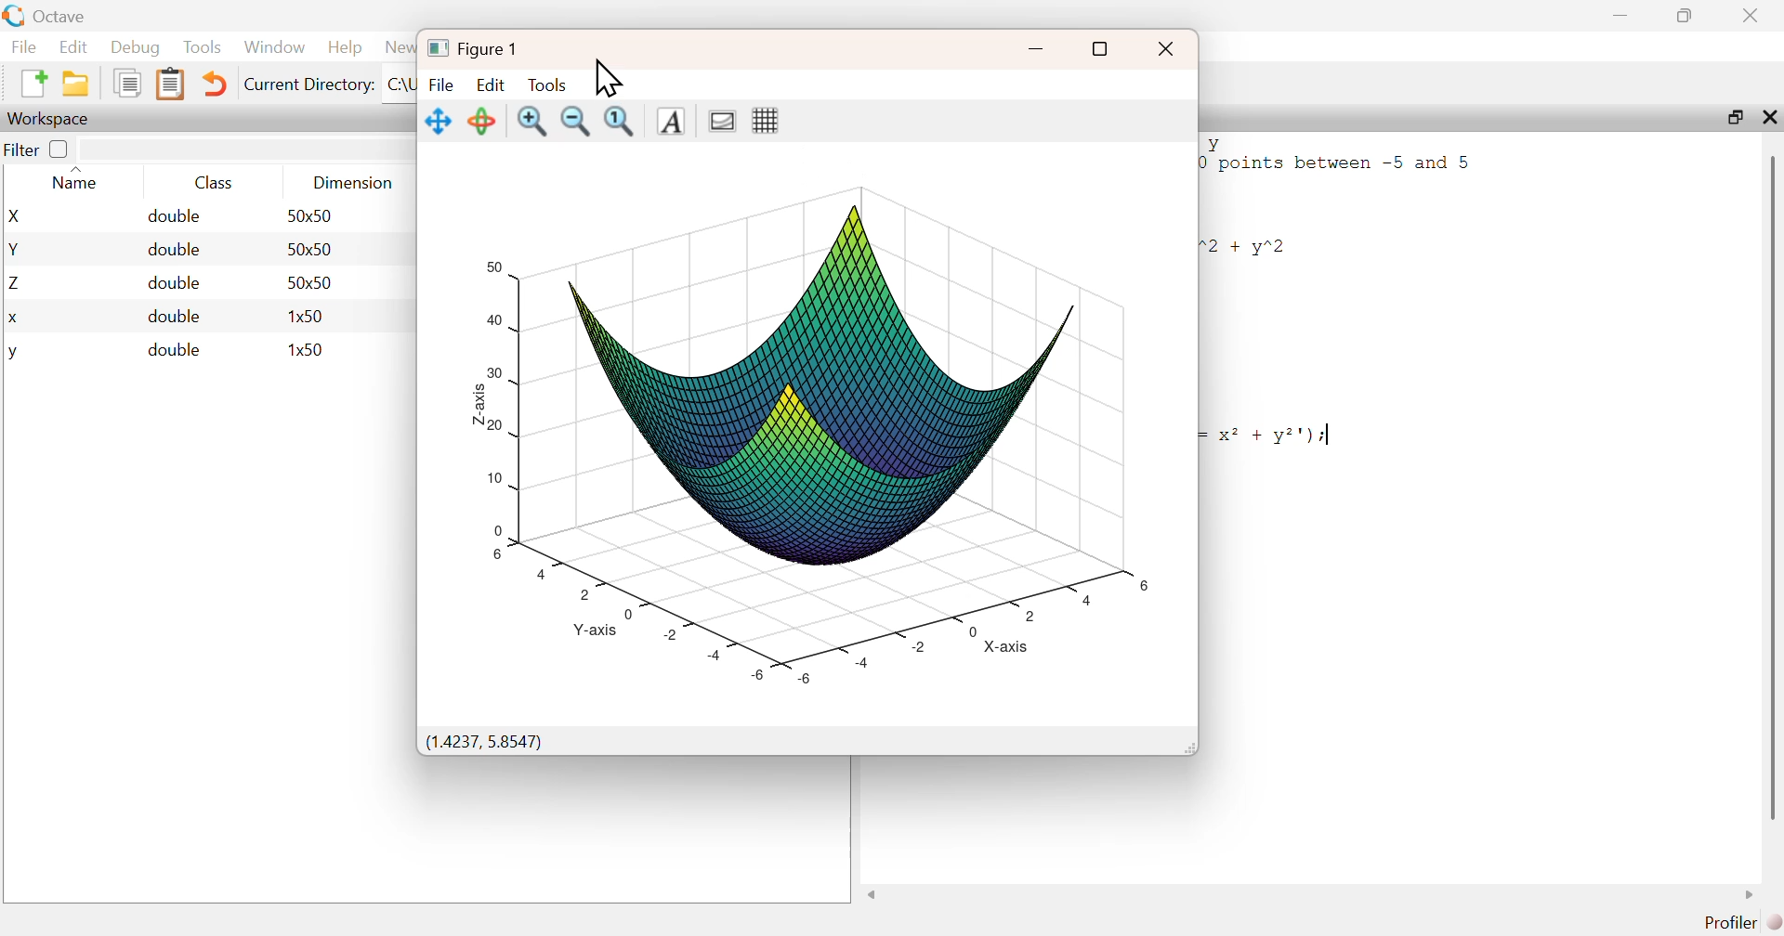  Describe the element at coordinates (174, 316) in the screenshot. I see `double` at that location.